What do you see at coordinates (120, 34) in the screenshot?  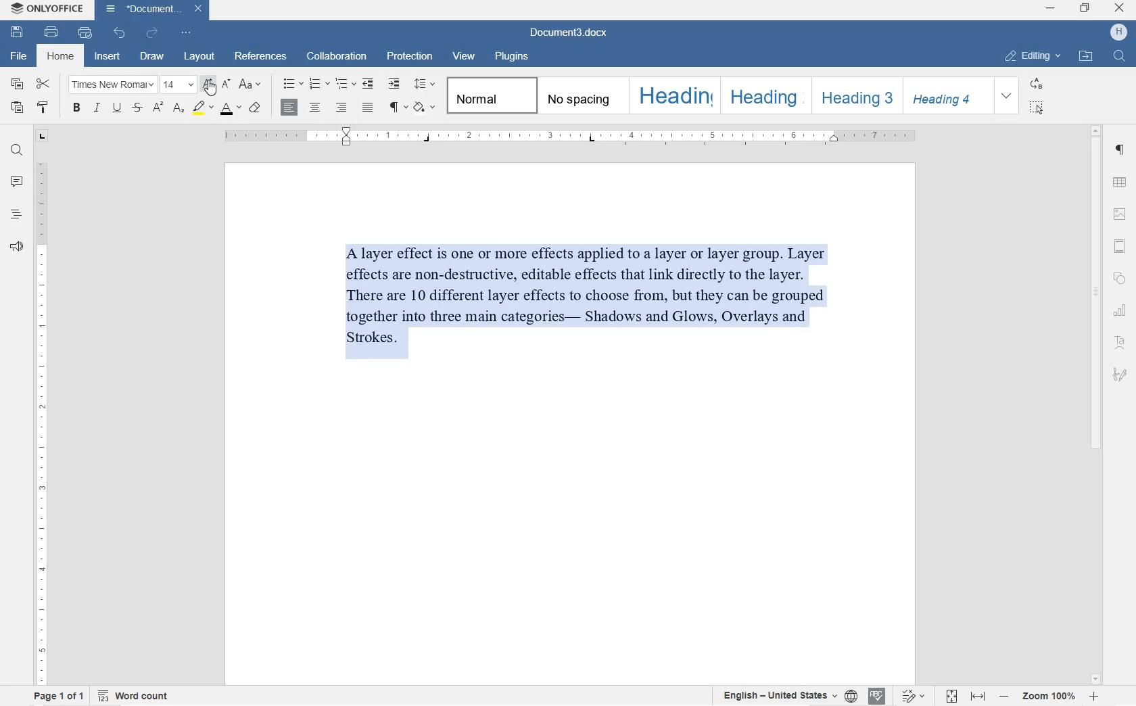 I see `undo` at bounding box center [120, 34].